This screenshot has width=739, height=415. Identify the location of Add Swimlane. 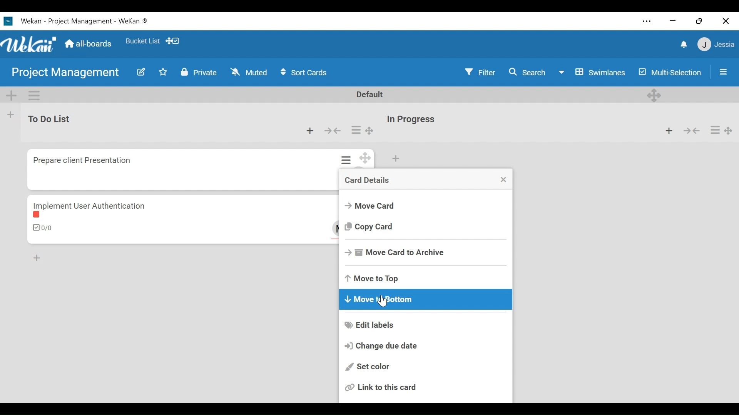
(13, 96).